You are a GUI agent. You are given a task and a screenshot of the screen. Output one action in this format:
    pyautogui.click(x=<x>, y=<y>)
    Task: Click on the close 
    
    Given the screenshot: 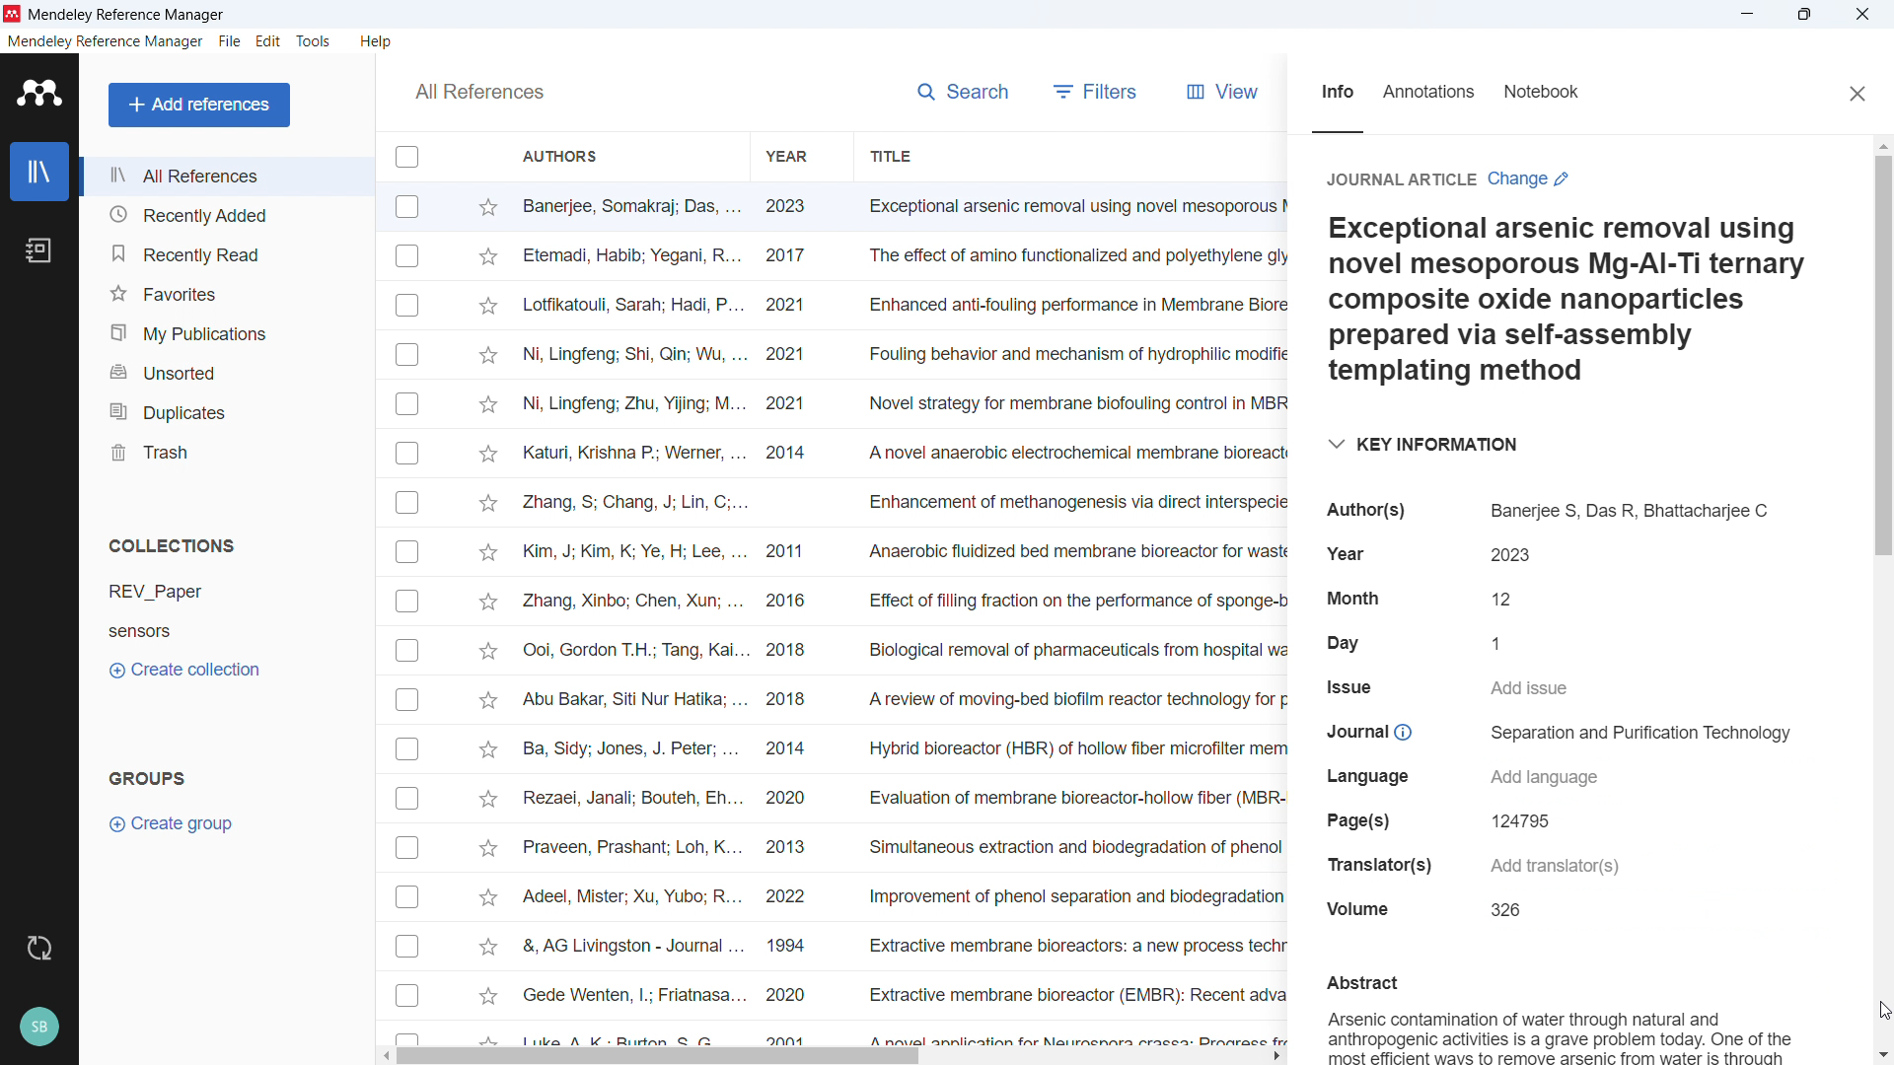 What is the action you would take?
    pyautogui.click(x=1860, y=14)
    